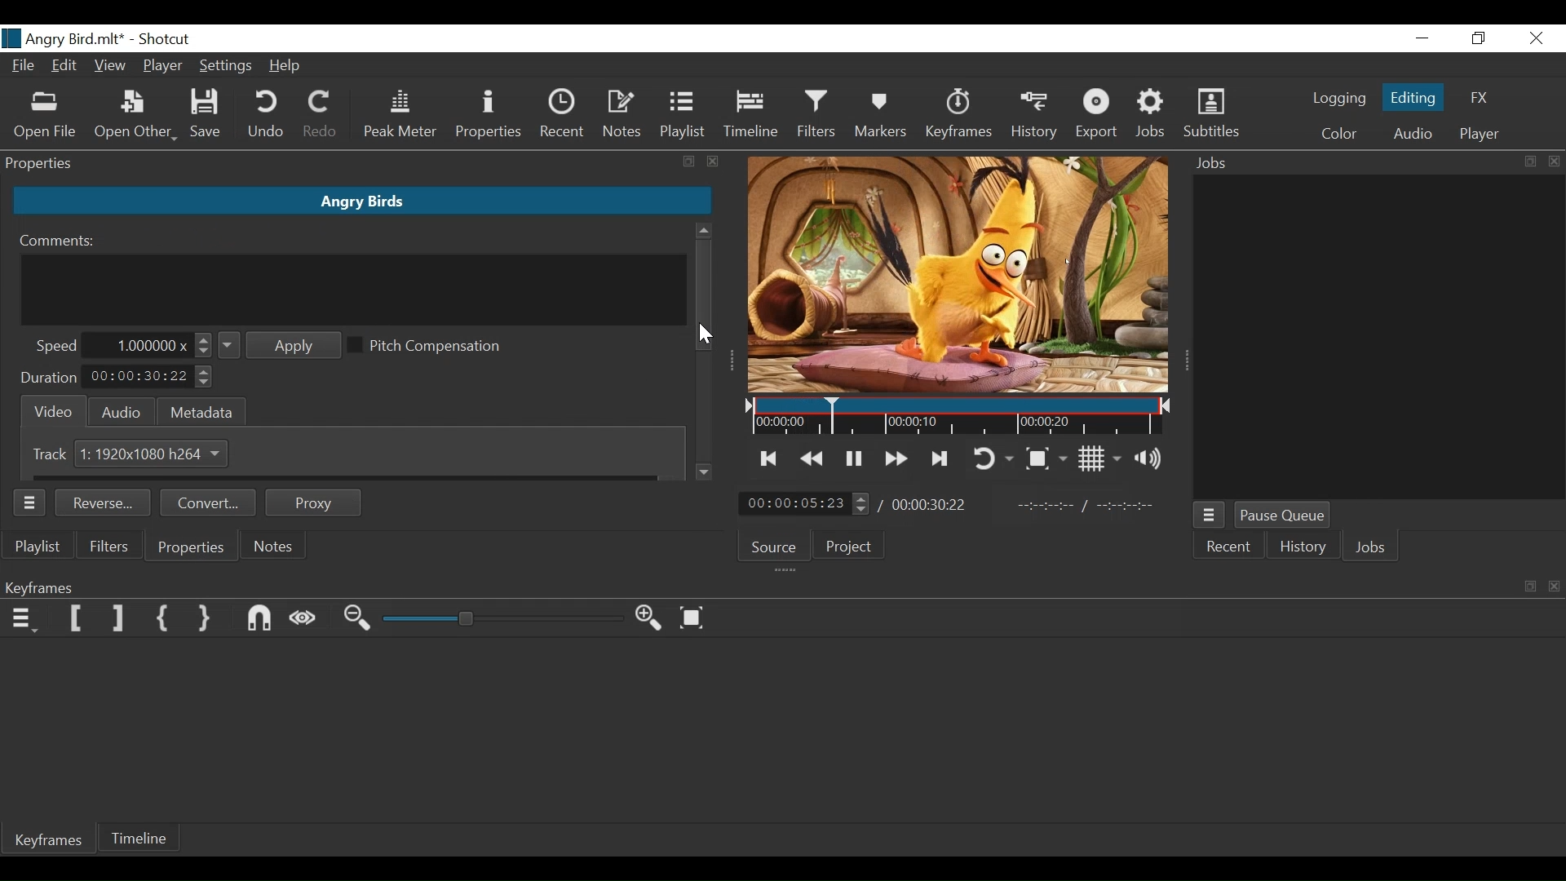 The image size is (1566, 881). Describe the element at coordinates (118, 619) in the screenshot. I see `Set Filter last` at that location.